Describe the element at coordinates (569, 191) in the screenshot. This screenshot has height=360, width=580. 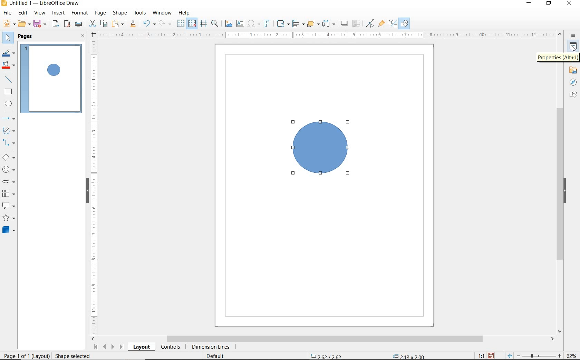
I see `HIDE` at that location.